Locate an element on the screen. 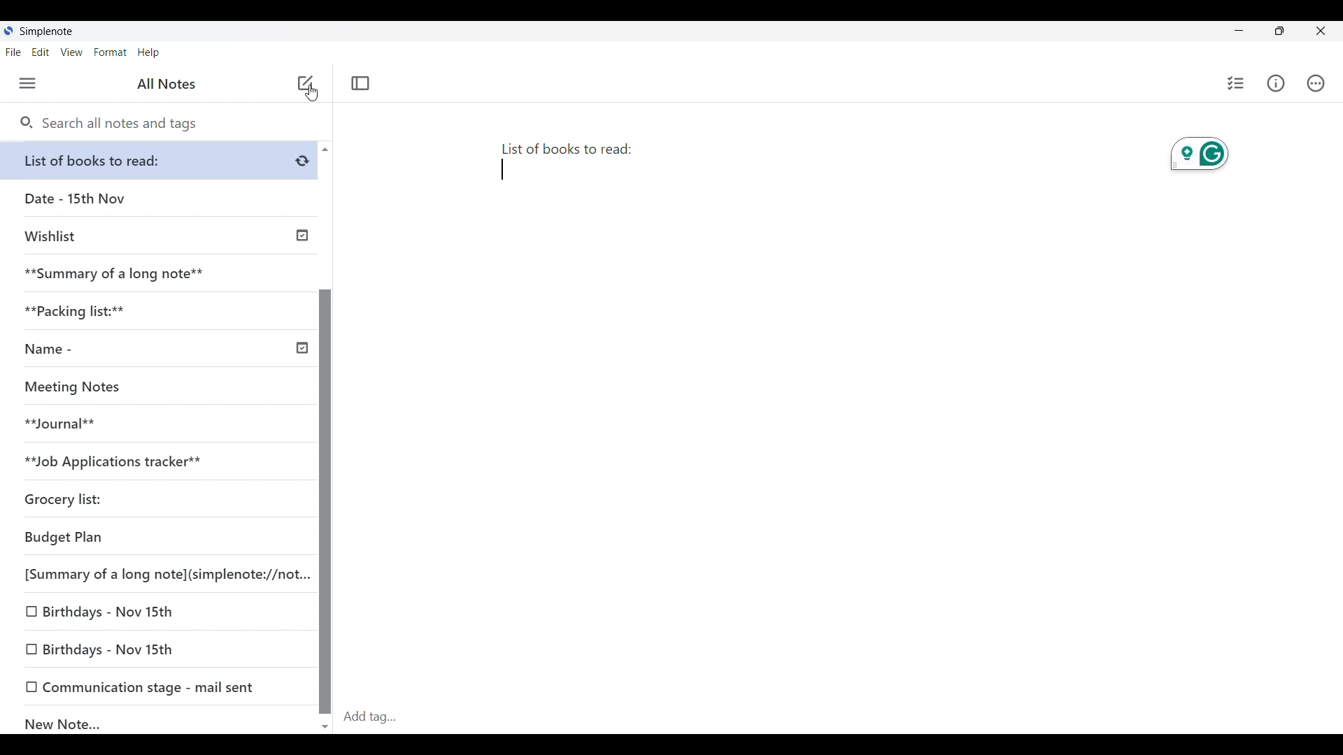 This screenshot has width=1343, height=755. Help  is located at coordinates (149, 53).